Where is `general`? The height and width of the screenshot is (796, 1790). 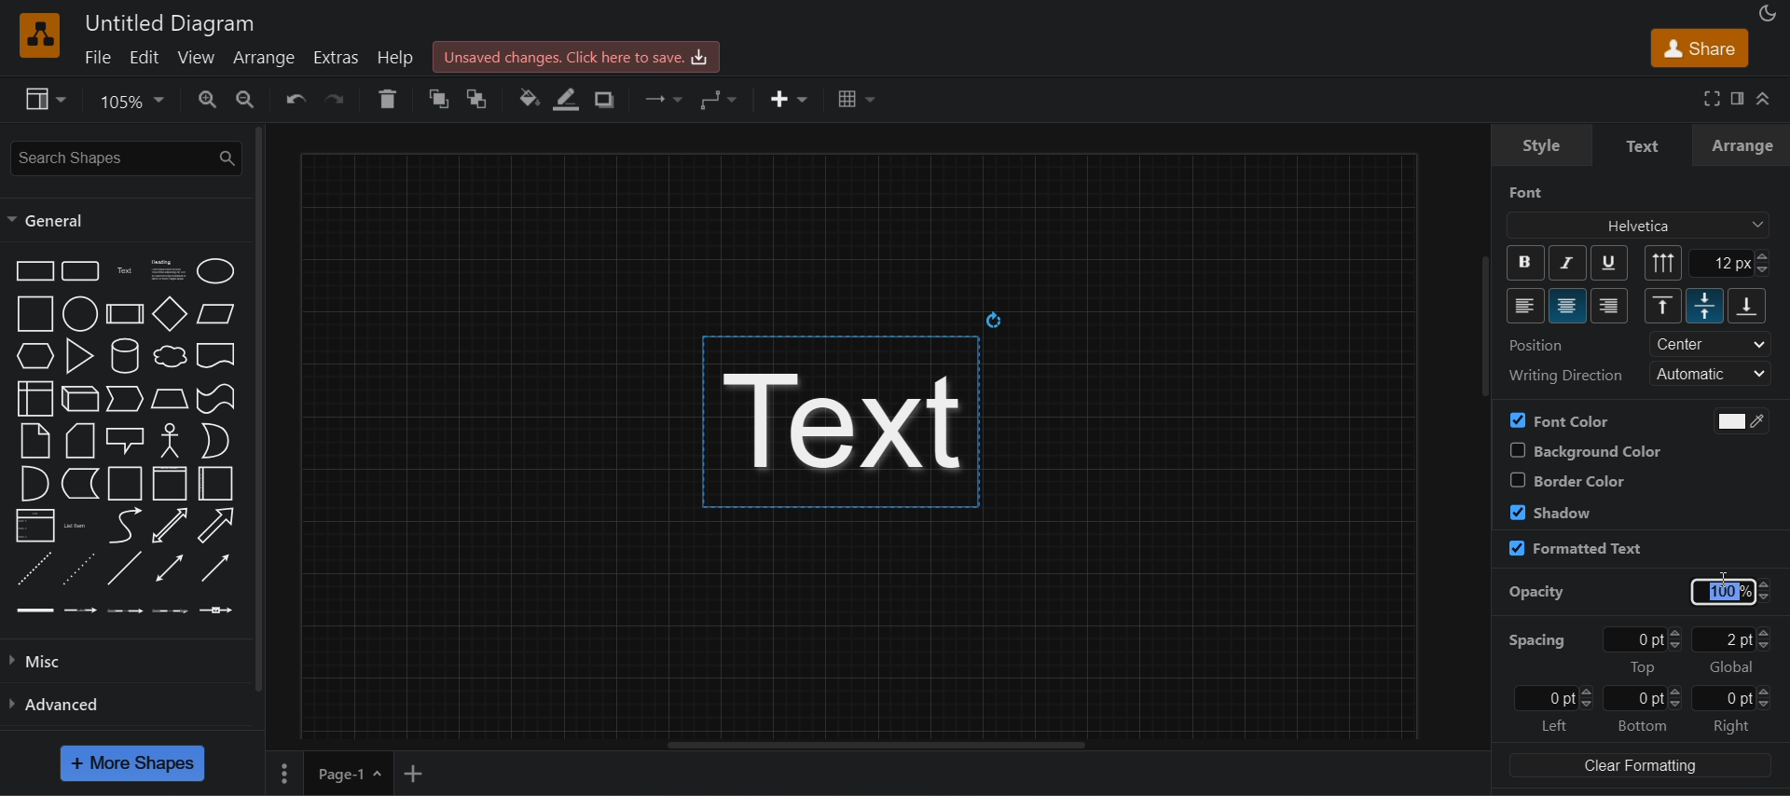 general is located at coordinates (50, 221).